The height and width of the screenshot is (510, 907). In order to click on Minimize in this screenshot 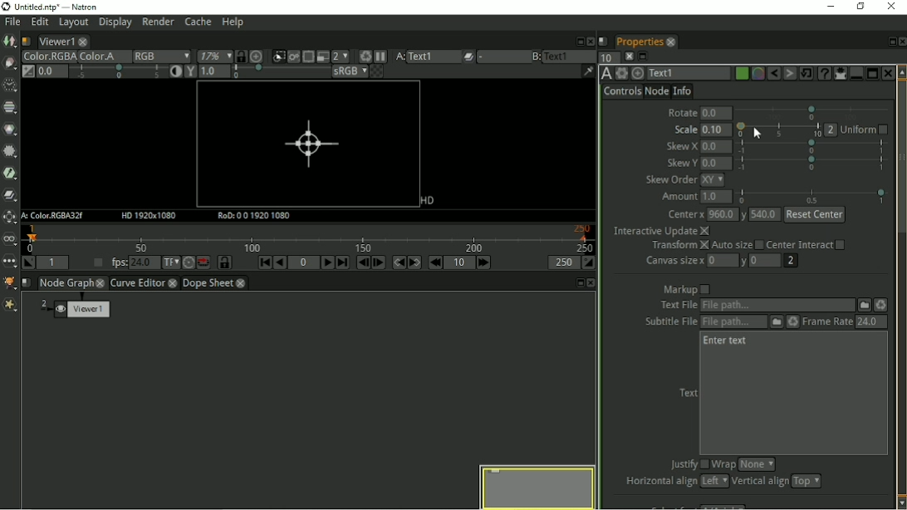, I will do `click(830, 7)`.